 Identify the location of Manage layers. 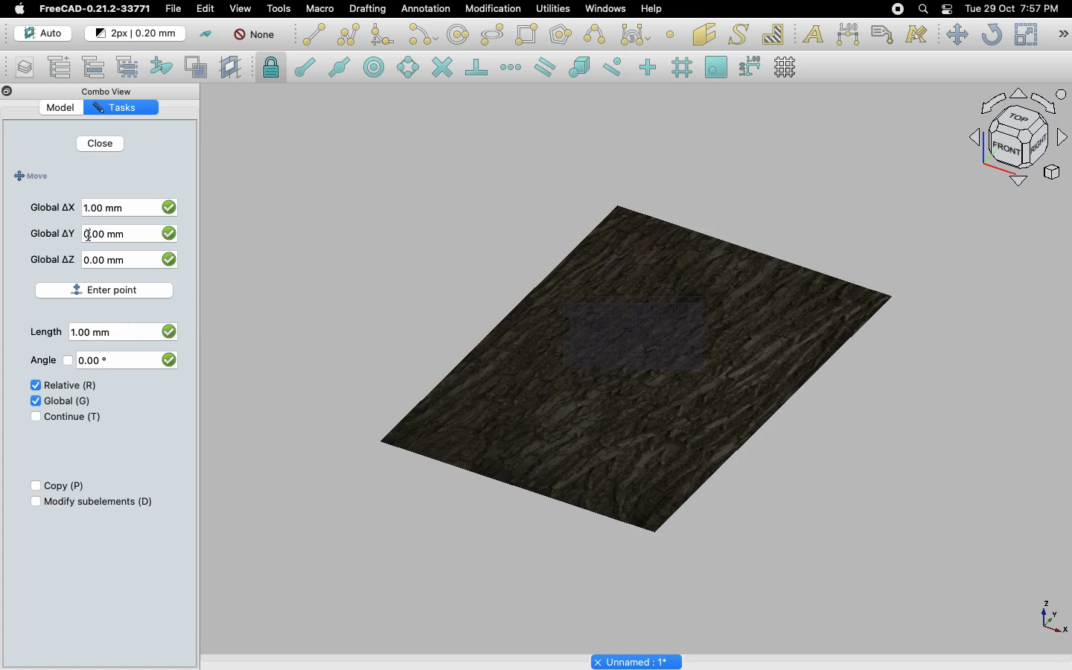
(19, 68).